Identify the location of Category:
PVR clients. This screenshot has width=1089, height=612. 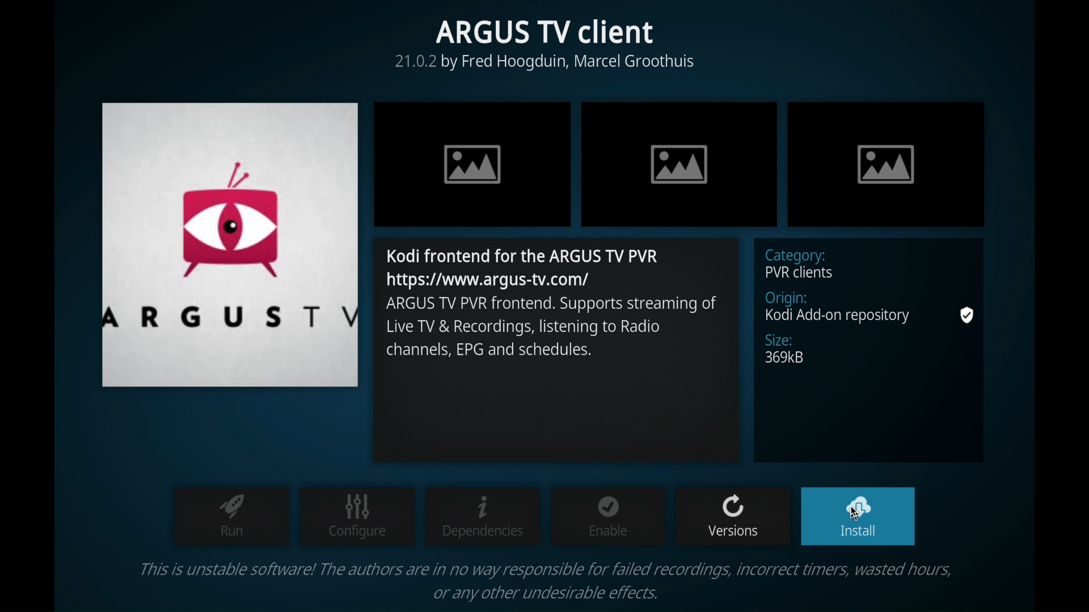
(807, 265).